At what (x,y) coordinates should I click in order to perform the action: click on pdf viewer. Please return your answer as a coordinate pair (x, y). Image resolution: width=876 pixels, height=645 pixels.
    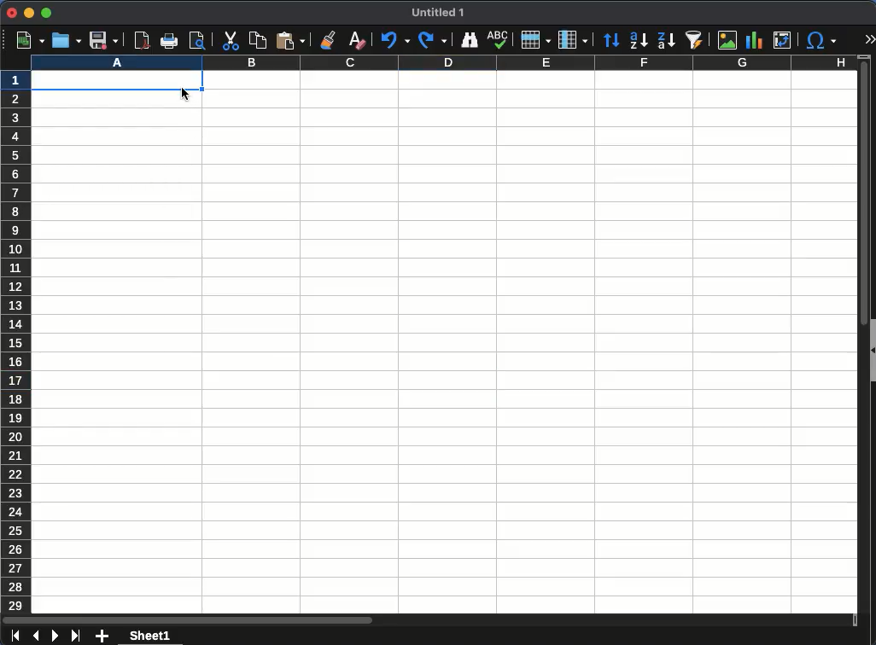
    Looking at the image, I should click on (143, 41).